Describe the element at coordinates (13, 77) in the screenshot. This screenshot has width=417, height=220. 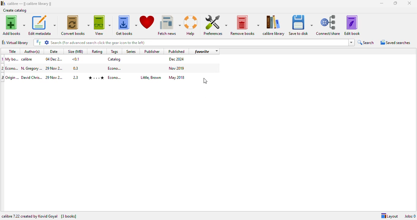
I see `title` at that location.